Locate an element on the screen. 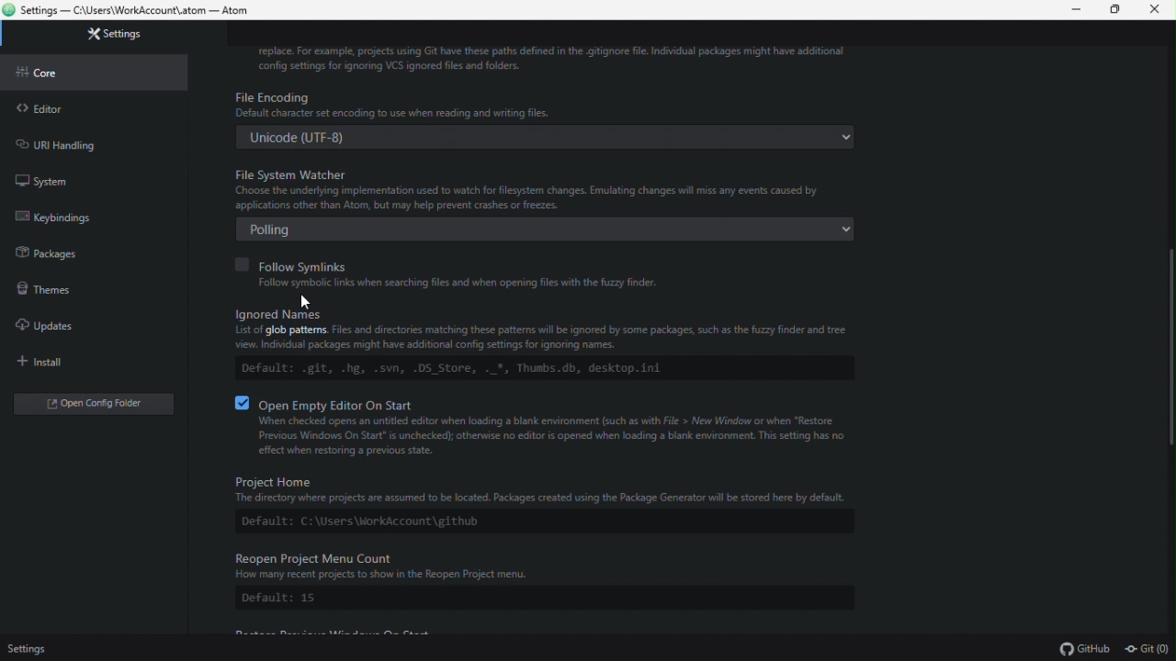 This screenshot has width=1176, height=661.  Follow symbolic inks when searching Slas and when opening files with the fuzzy finder. is located at coordinates (457, 283).